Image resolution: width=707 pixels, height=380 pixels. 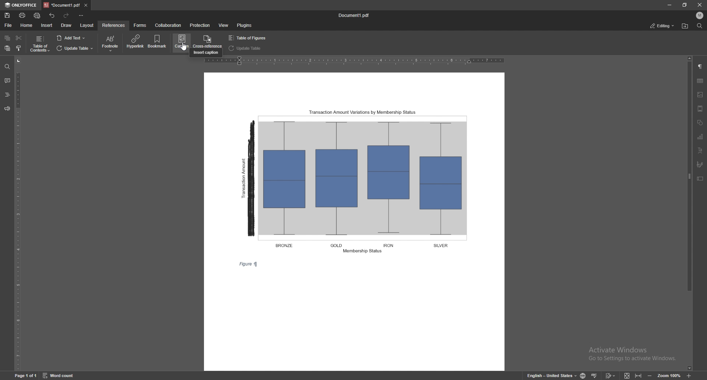 I want to click on update table, so click(x=246, y=48).